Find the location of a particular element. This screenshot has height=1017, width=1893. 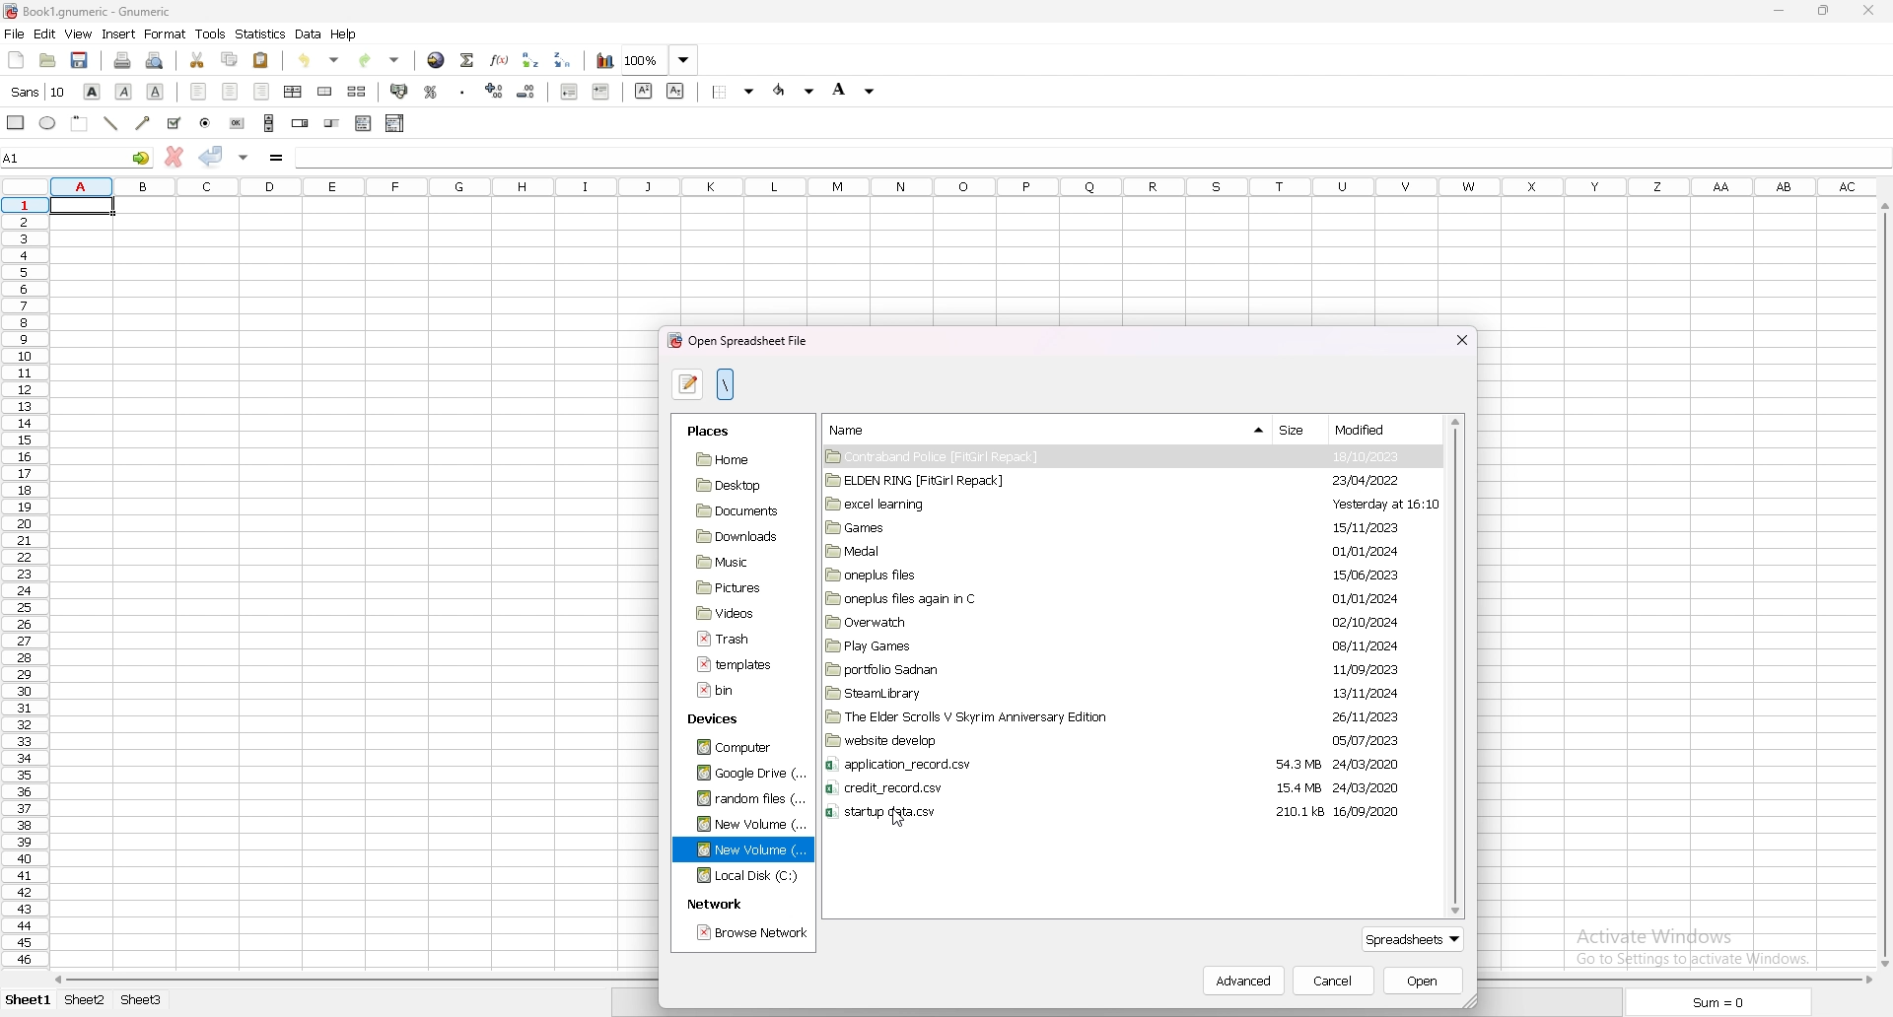

Sheet 1 is located at coordinates (27, 1000).